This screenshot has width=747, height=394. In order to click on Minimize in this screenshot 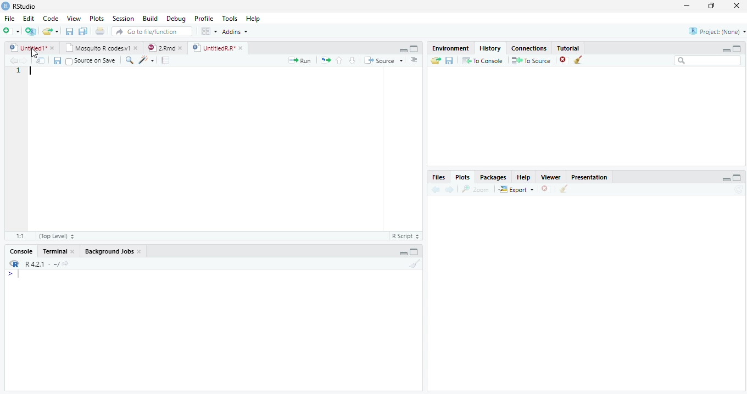, I will do `click(403, 253)`.